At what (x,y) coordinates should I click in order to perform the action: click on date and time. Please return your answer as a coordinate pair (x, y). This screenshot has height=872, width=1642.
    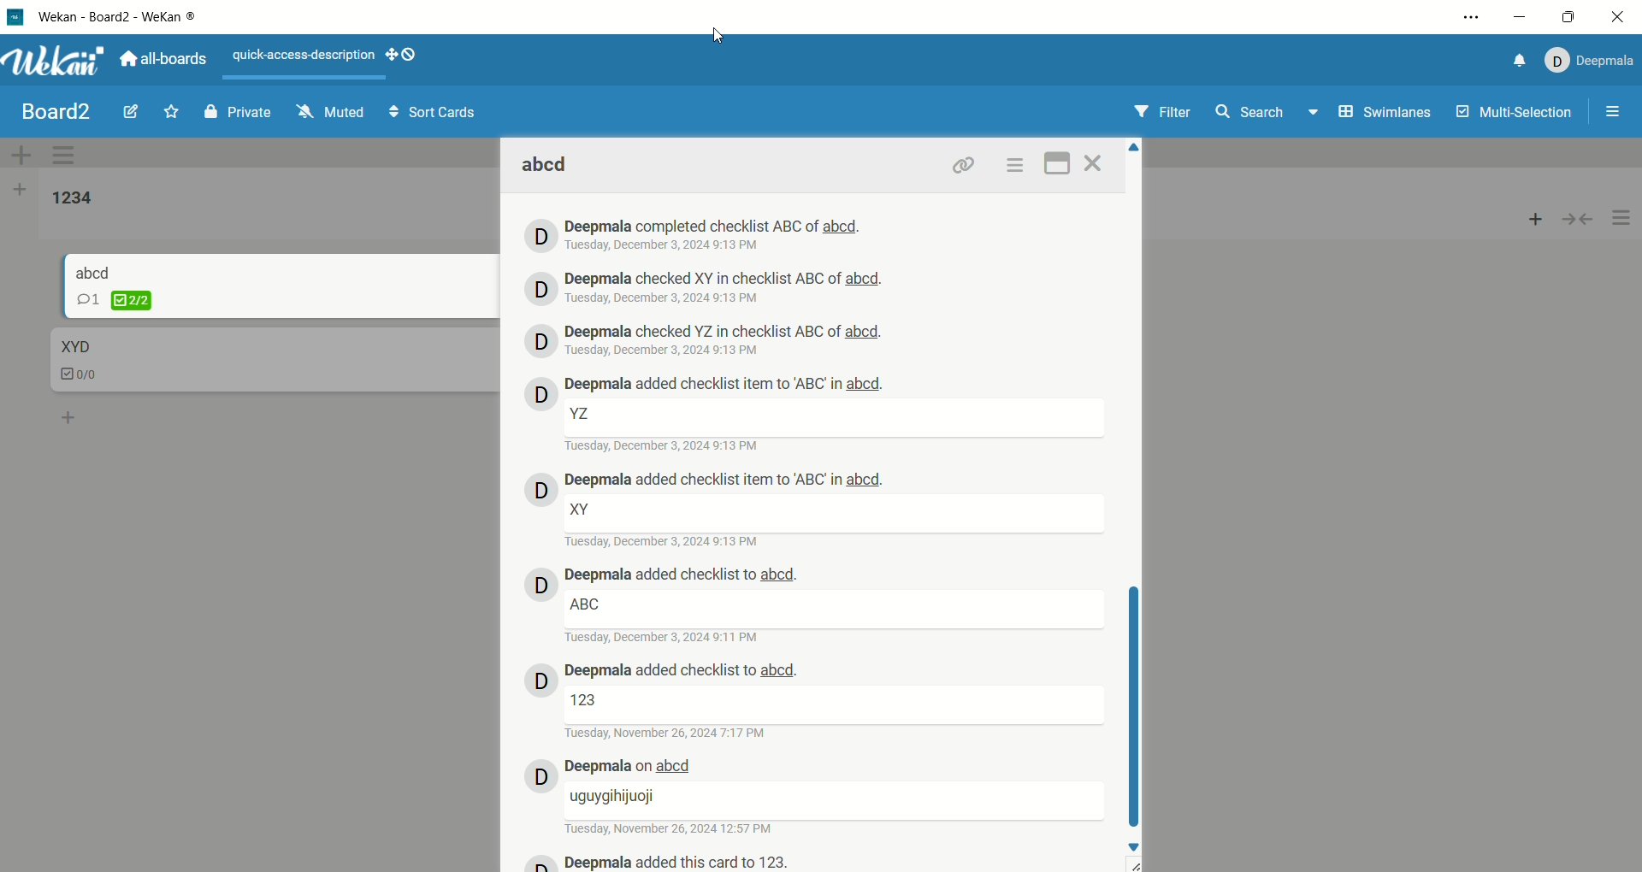
    Looking at the image, I should click on (666, 350).